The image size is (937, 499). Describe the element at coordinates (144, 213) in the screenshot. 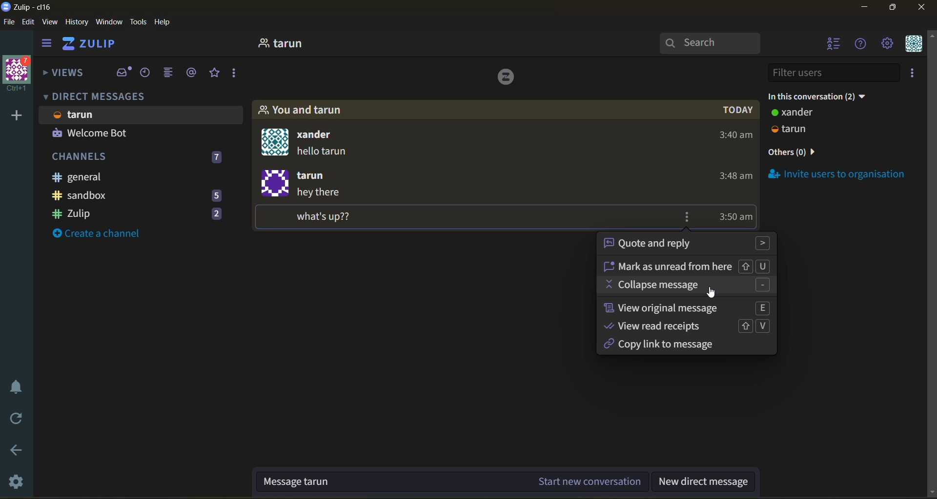

I see `zulip` at that location.